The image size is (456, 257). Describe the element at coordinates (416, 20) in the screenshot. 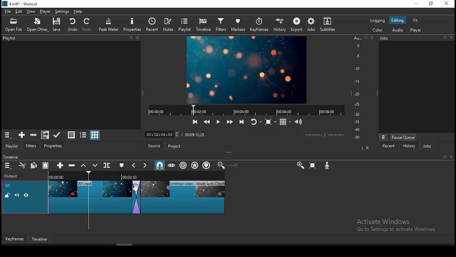

I see `fx` at that location.